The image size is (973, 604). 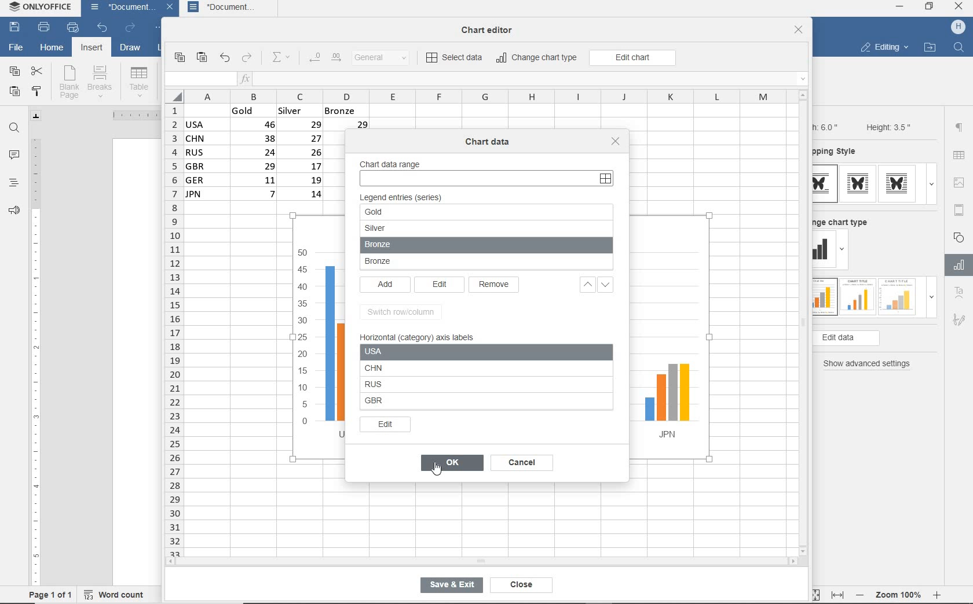 What do you see at coordinates (385, 58) in the screenshot?
I see `number format` at bounding box center [385, 58].